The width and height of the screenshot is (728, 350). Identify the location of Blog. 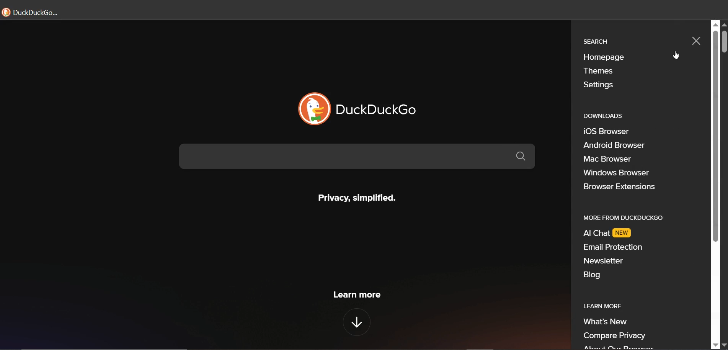
(594, 275).